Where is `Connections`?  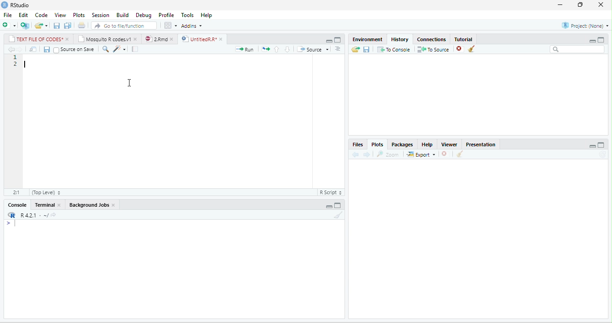 Connections is located at coordinates (431, 39).